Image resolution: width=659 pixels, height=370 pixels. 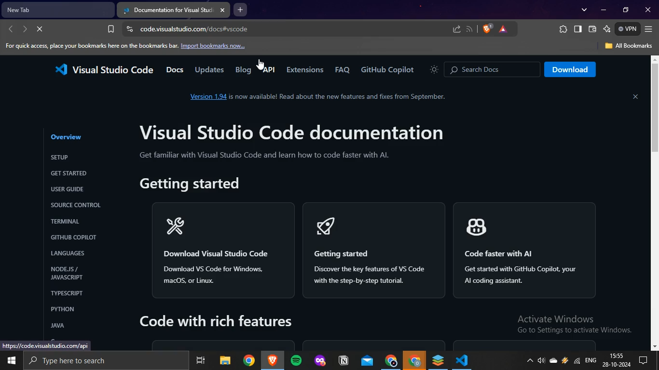 What do you see at coordinates (565, 362) in the screenshot?
I see `winamp agent` at bounding box center [565, 362].